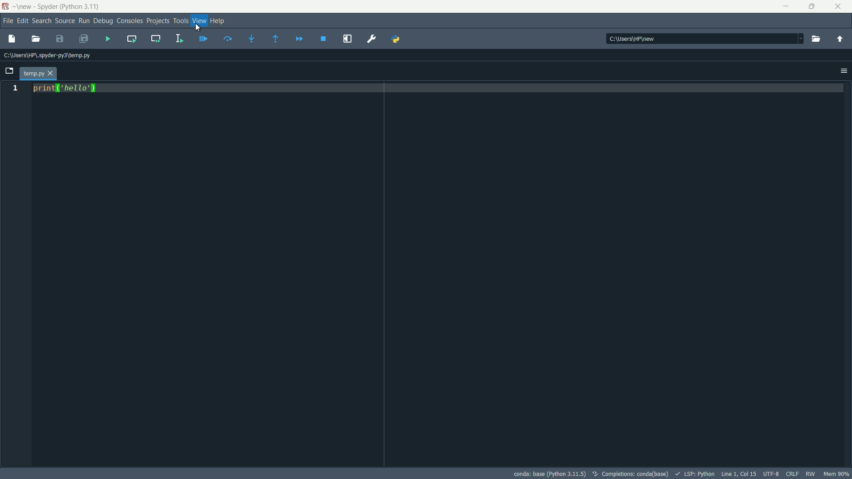 This screenshot has width=852, height=479. Describe the element at coordinates (49, 56) in the screenshot. I see `c:\users\hp\.spyder-py3\temp.py` at that location.